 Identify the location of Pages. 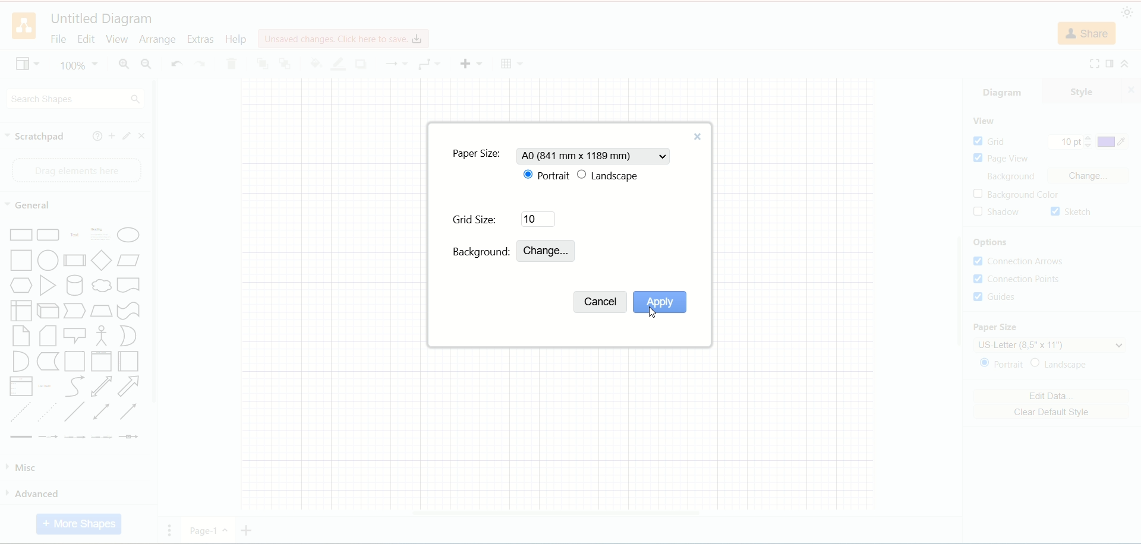
(172, 533).